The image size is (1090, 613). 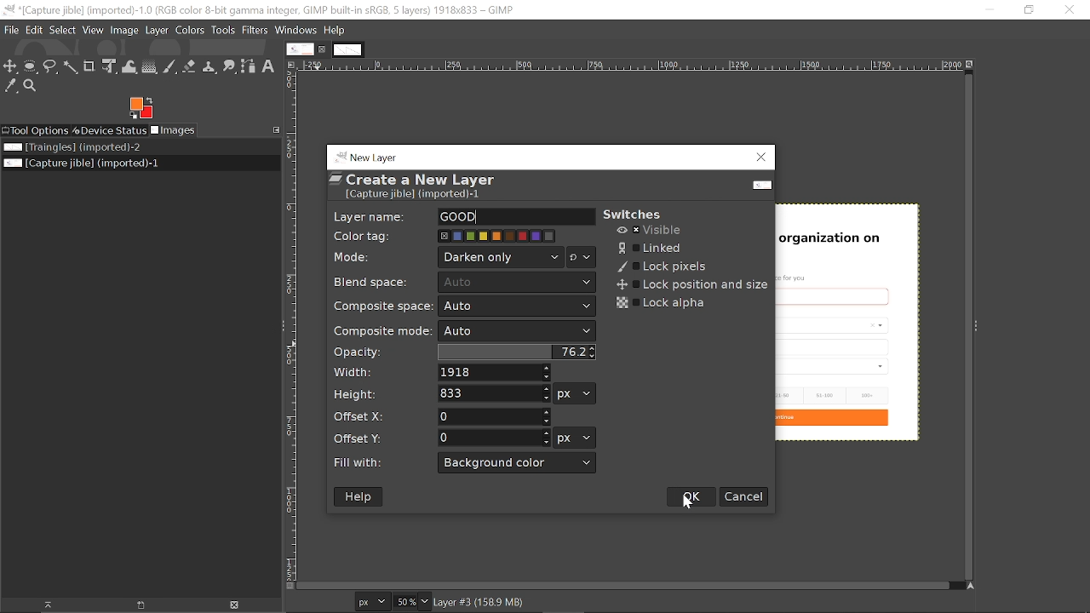 I want to click on Offset Y, so click(x=496, y=438).